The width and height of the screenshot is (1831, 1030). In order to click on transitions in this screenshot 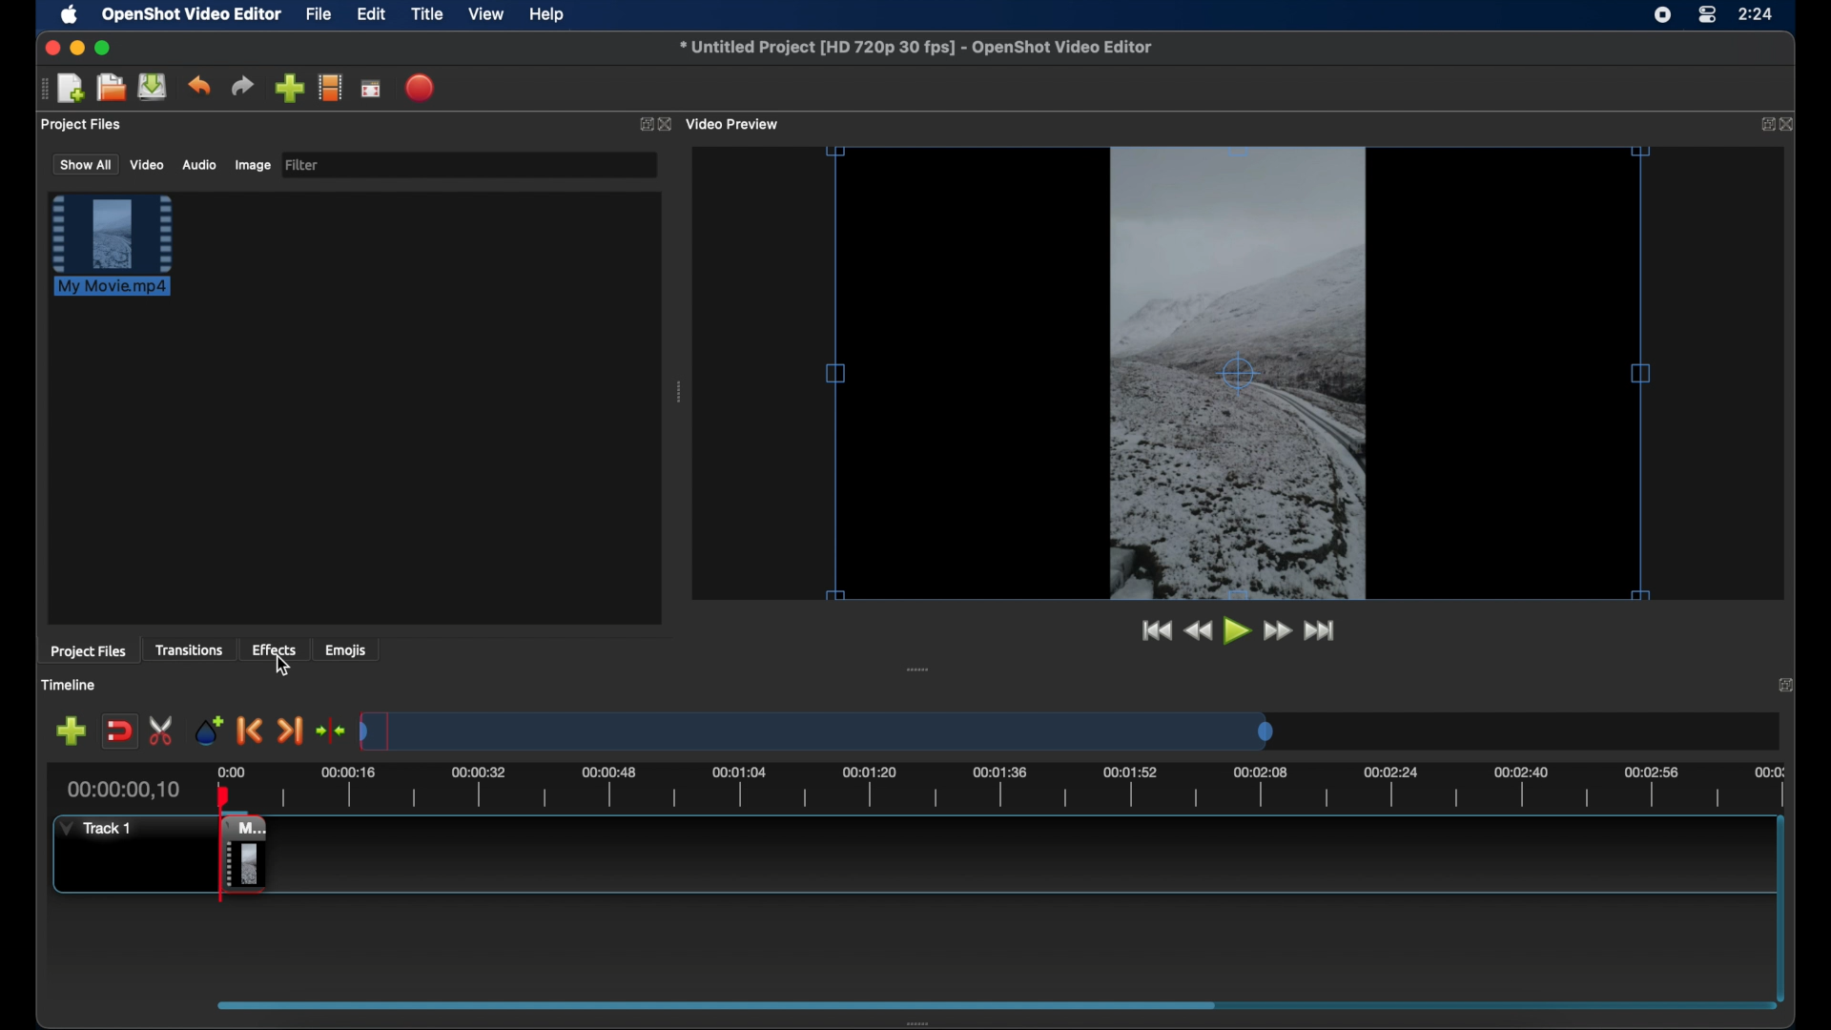, I will do `click(193, 649)`.